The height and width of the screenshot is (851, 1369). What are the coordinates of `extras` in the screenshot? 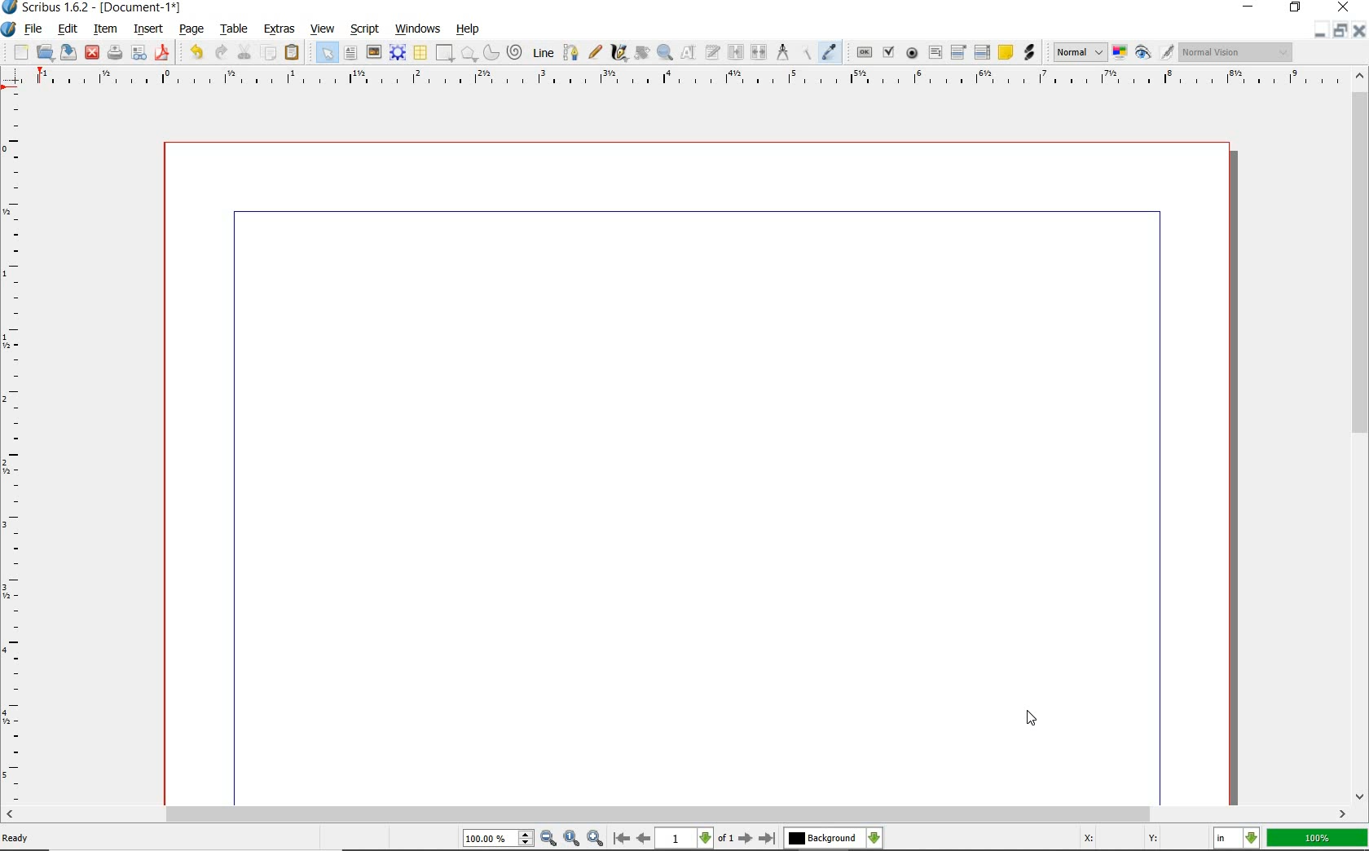 It's located at (282, 29).